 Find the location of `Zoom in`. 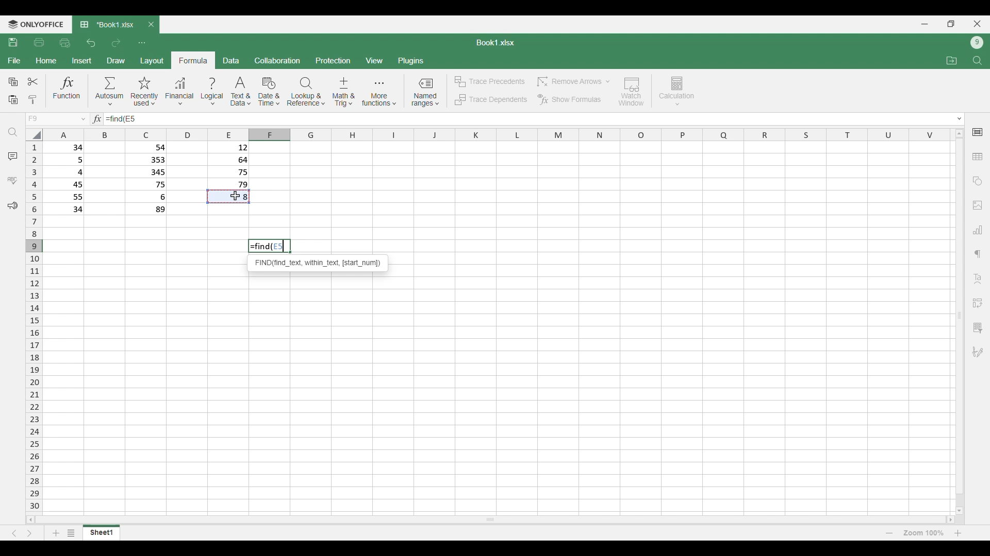

Zoom in is located at coordinates (958, 533).